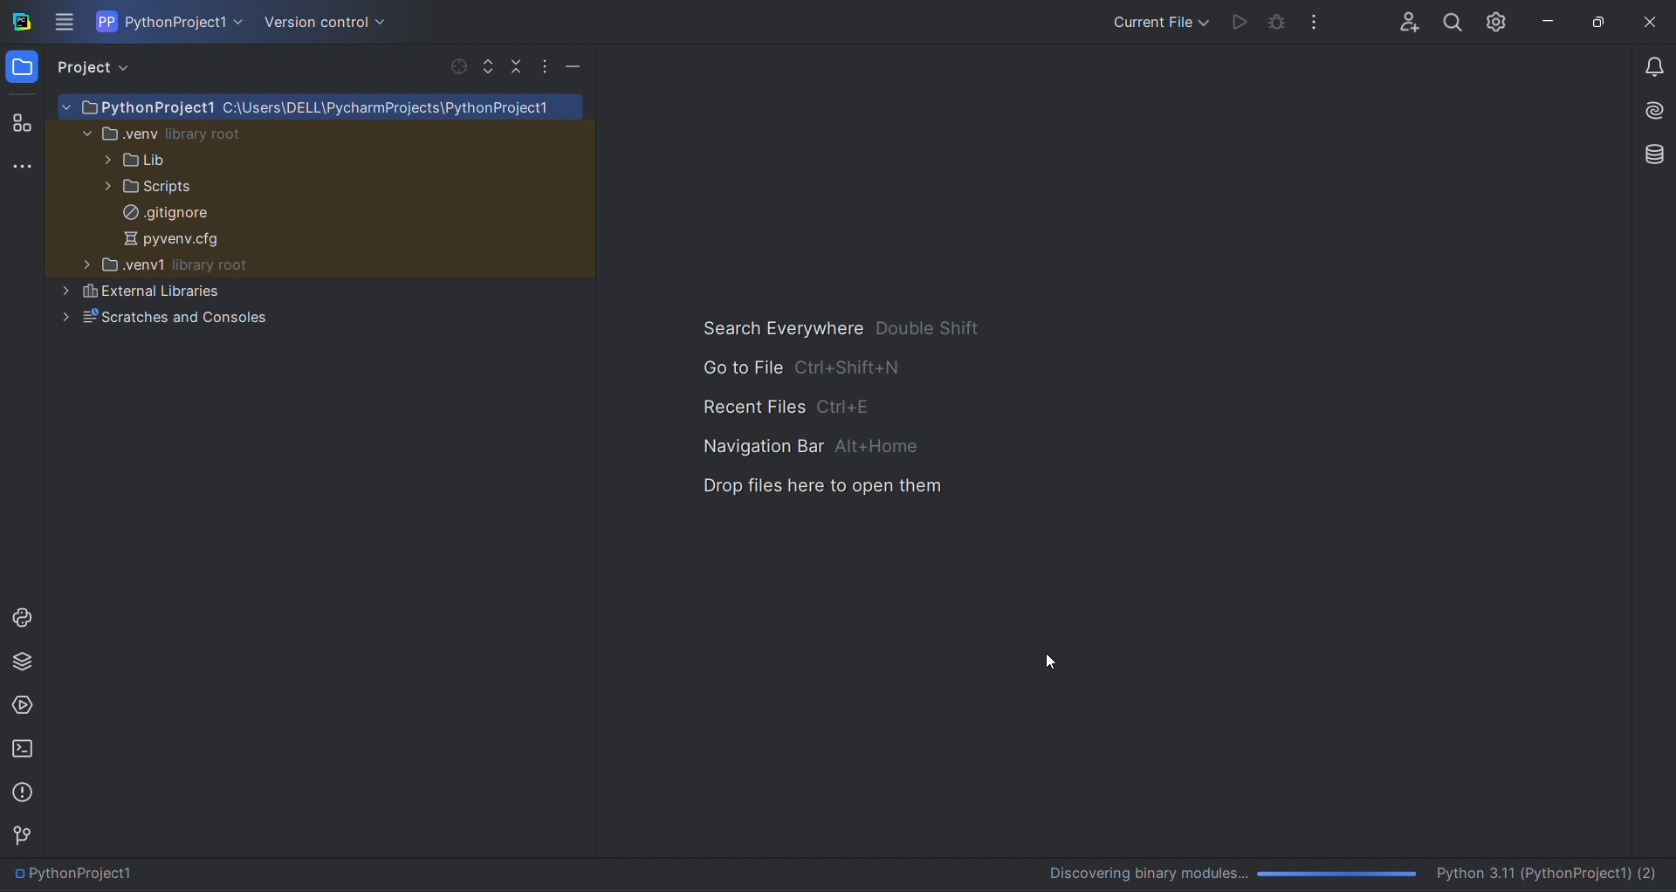 Image resolution: width=1676 pixels, height=892 pixels. I want to click on search, so click(1452, 19).